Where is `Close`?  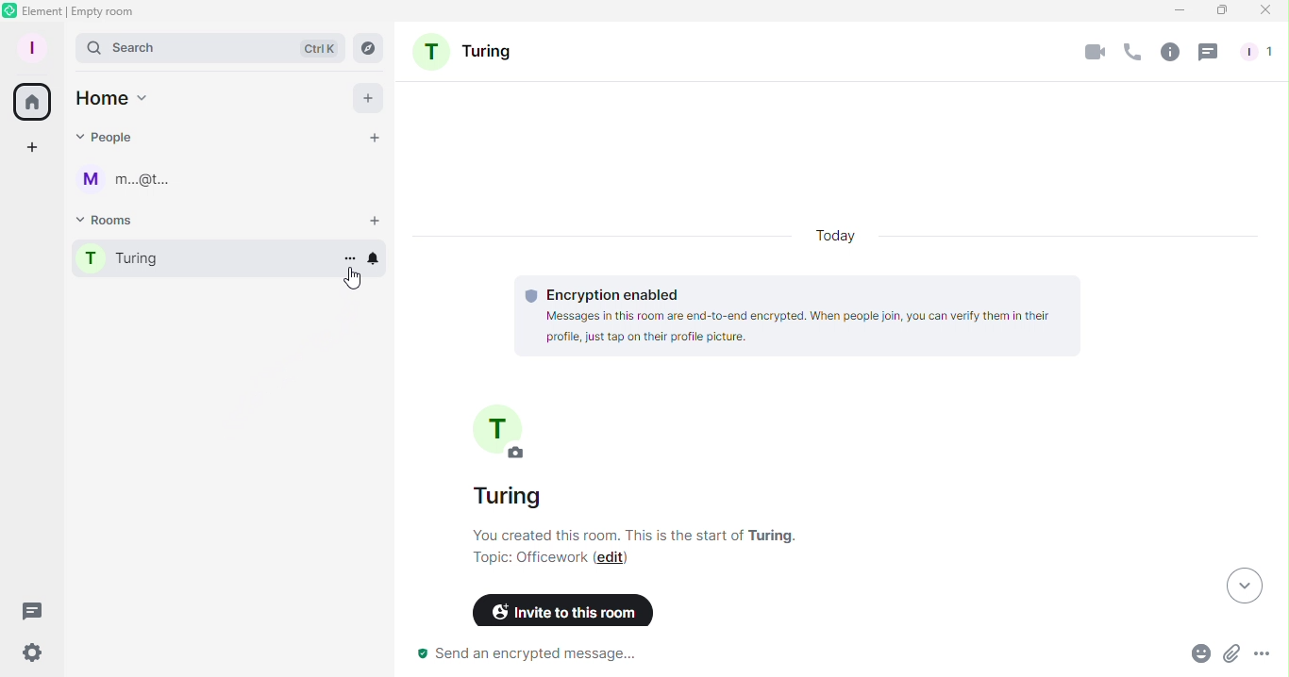
Close is located at coordinates (1262, 10).